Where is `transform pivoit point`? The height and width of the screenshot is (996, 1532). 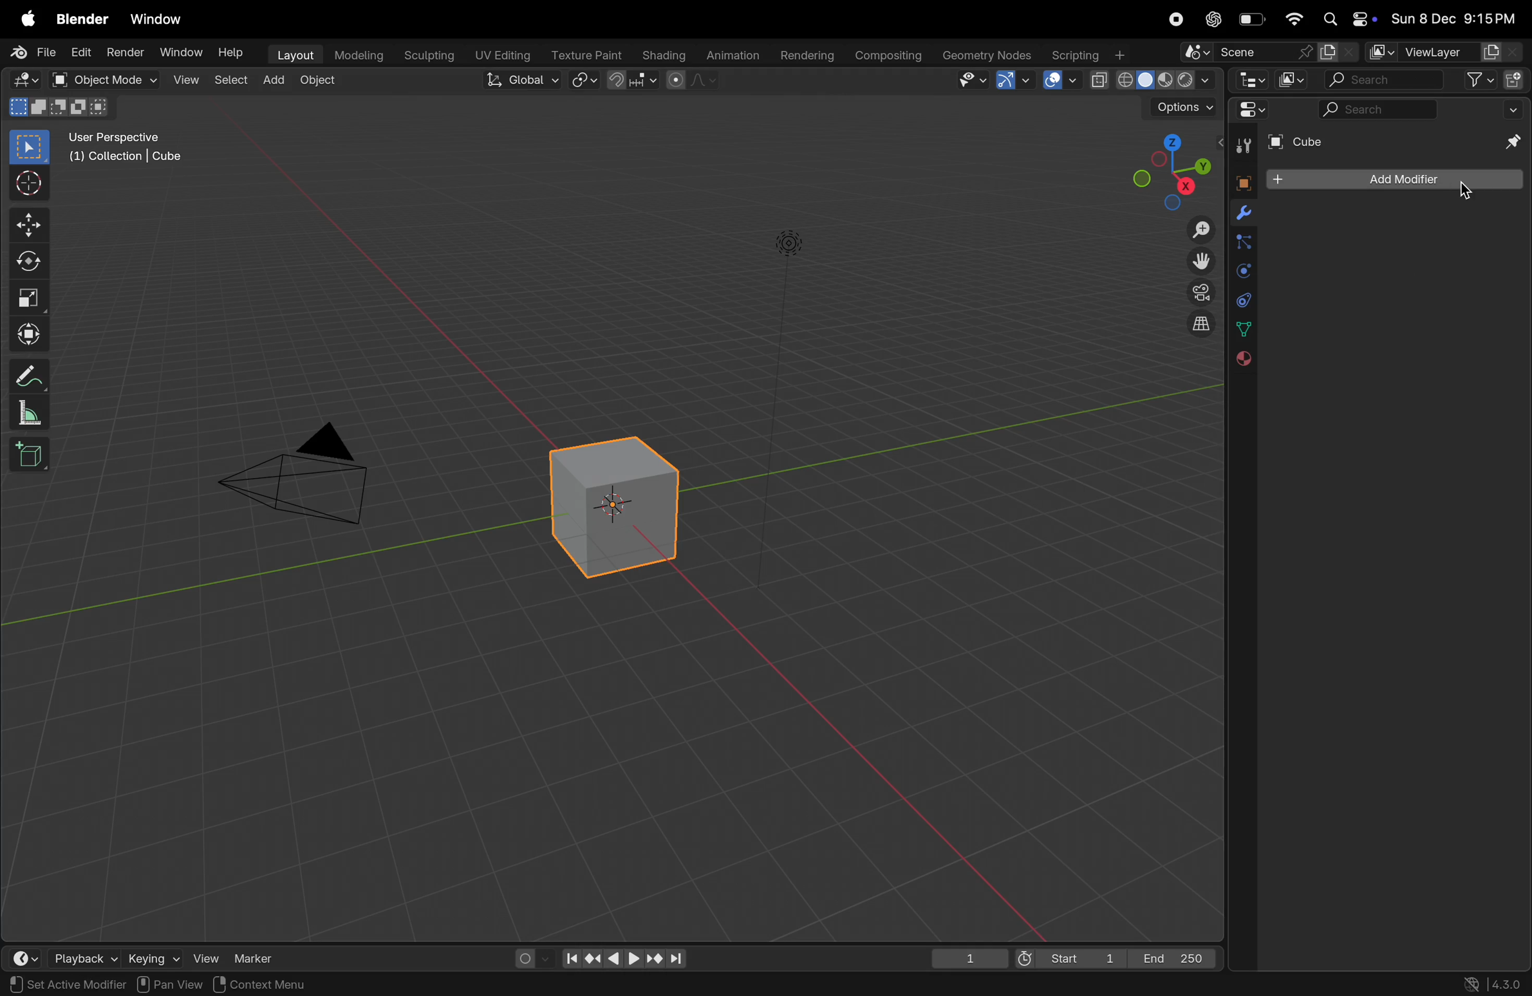
transform pivoit point is located at coordinates (585, 81).